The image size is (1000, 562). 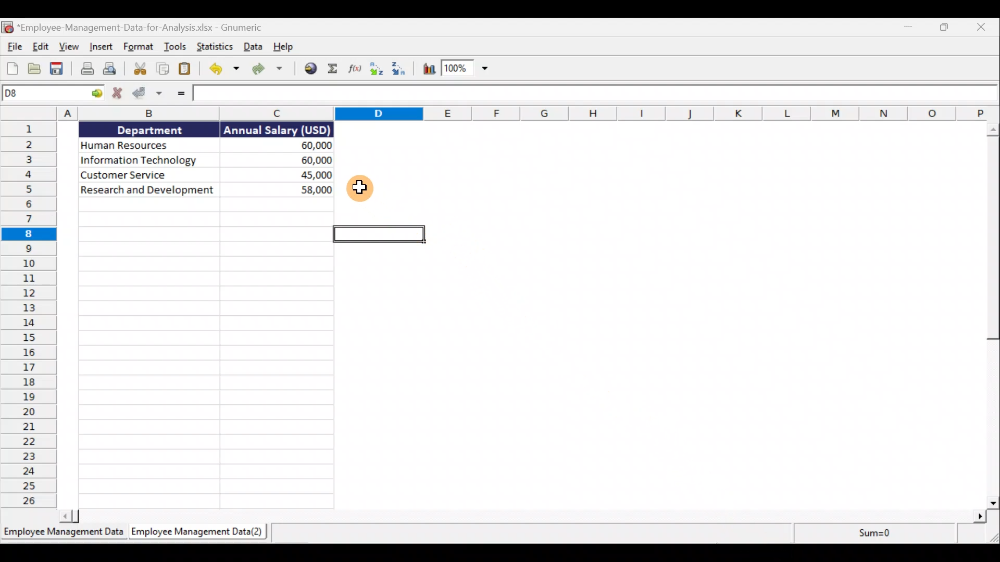 I want to click on Sort descending, so click(x=404, y=71).